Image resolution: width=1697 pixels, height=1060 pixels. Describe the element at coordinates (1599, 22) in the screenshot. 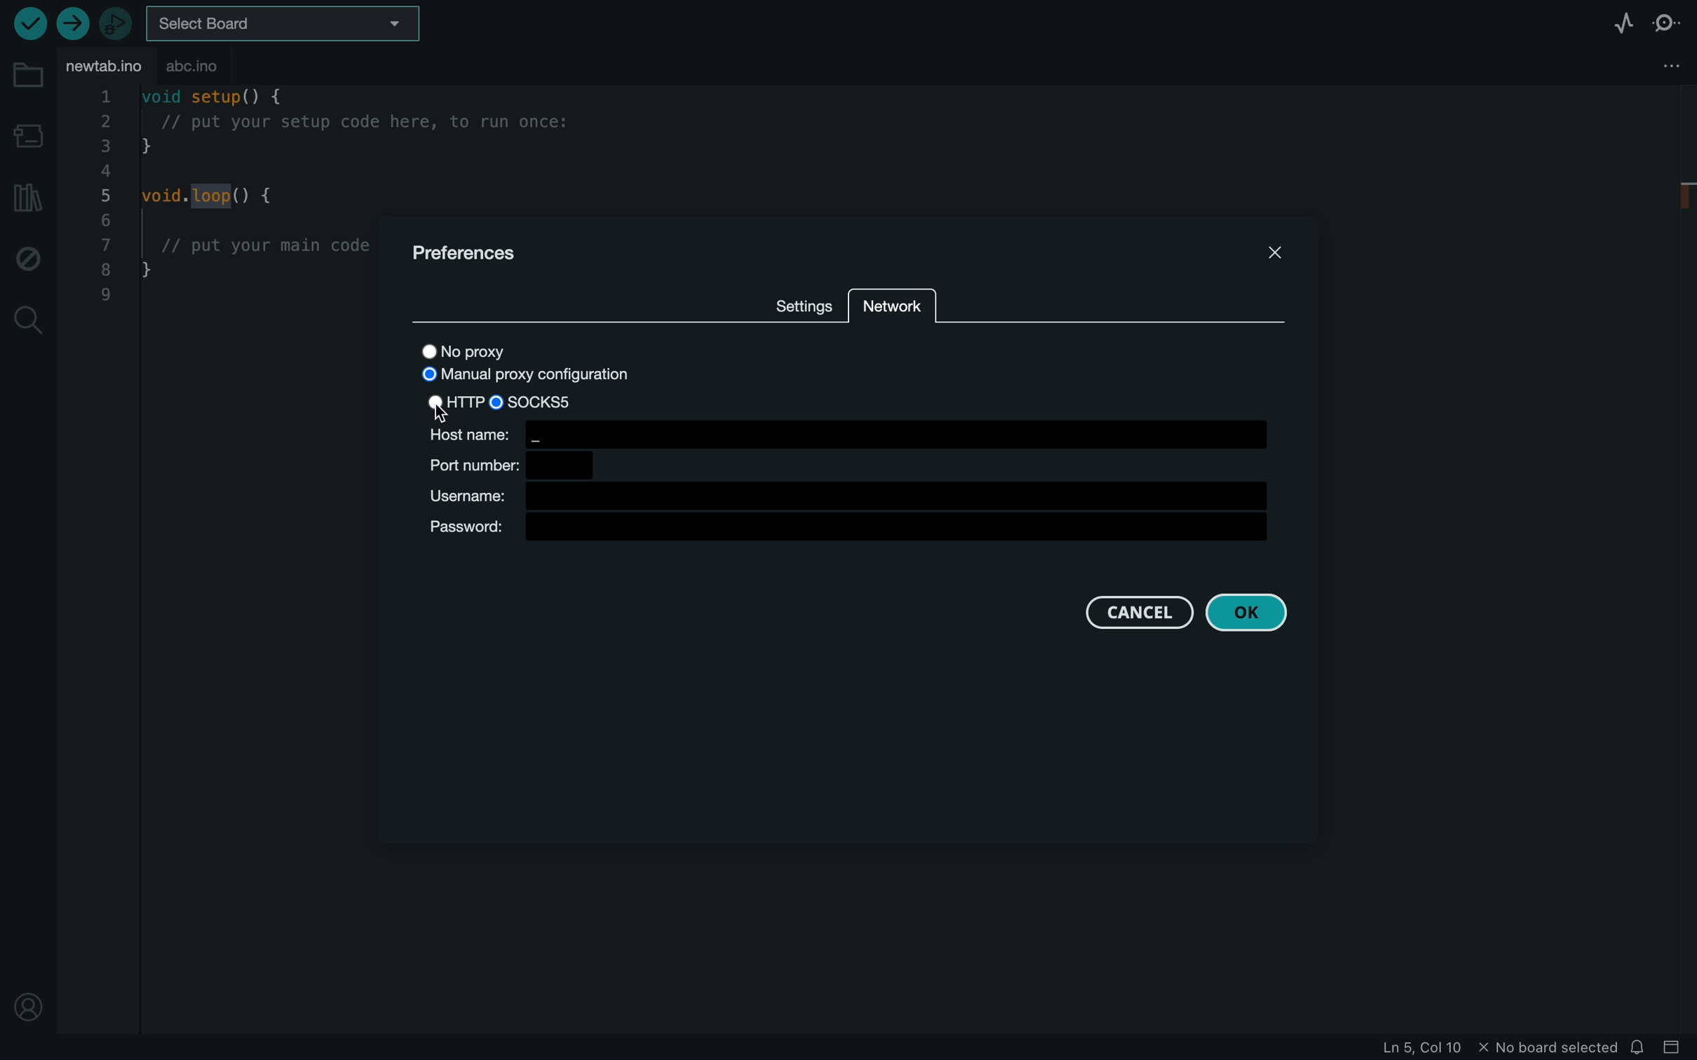

I see `serial plotter` at that location.